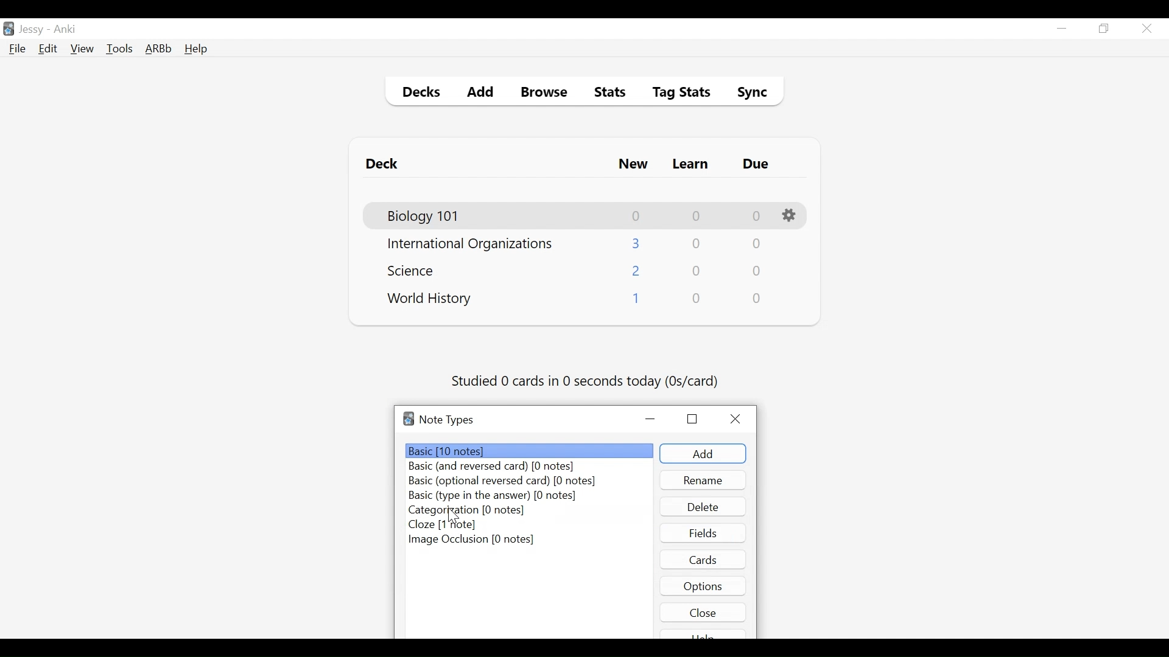 The image size is (1169, 657). What do you see at coordinates (697, 271) in the screenshot?
I see `Learn Card Count` at bounding box center [697, 271].